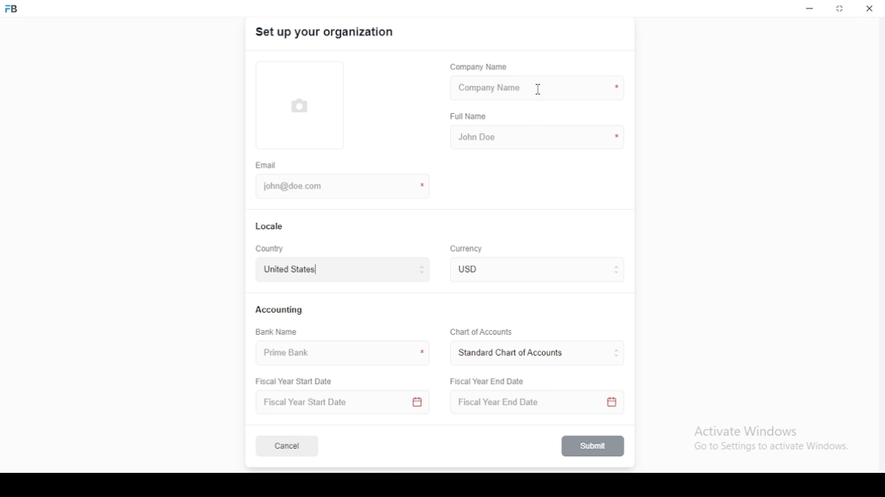  Describe the element at coordinates (304, 102) in the screenshot. I see `logo tumbnail` at that location.